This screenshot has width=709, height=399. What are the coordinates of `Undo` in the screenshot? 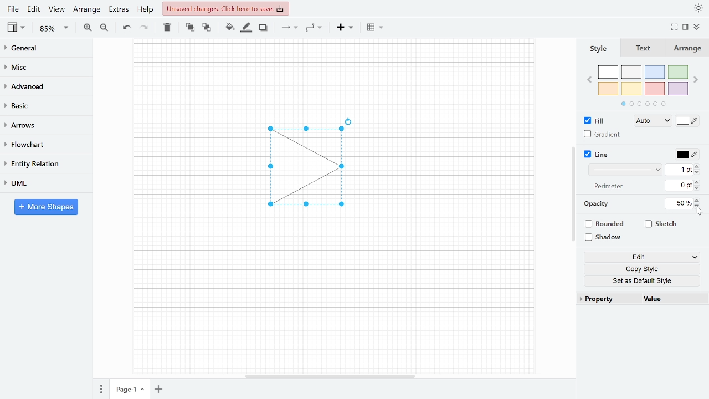 It's located at (126, 28).